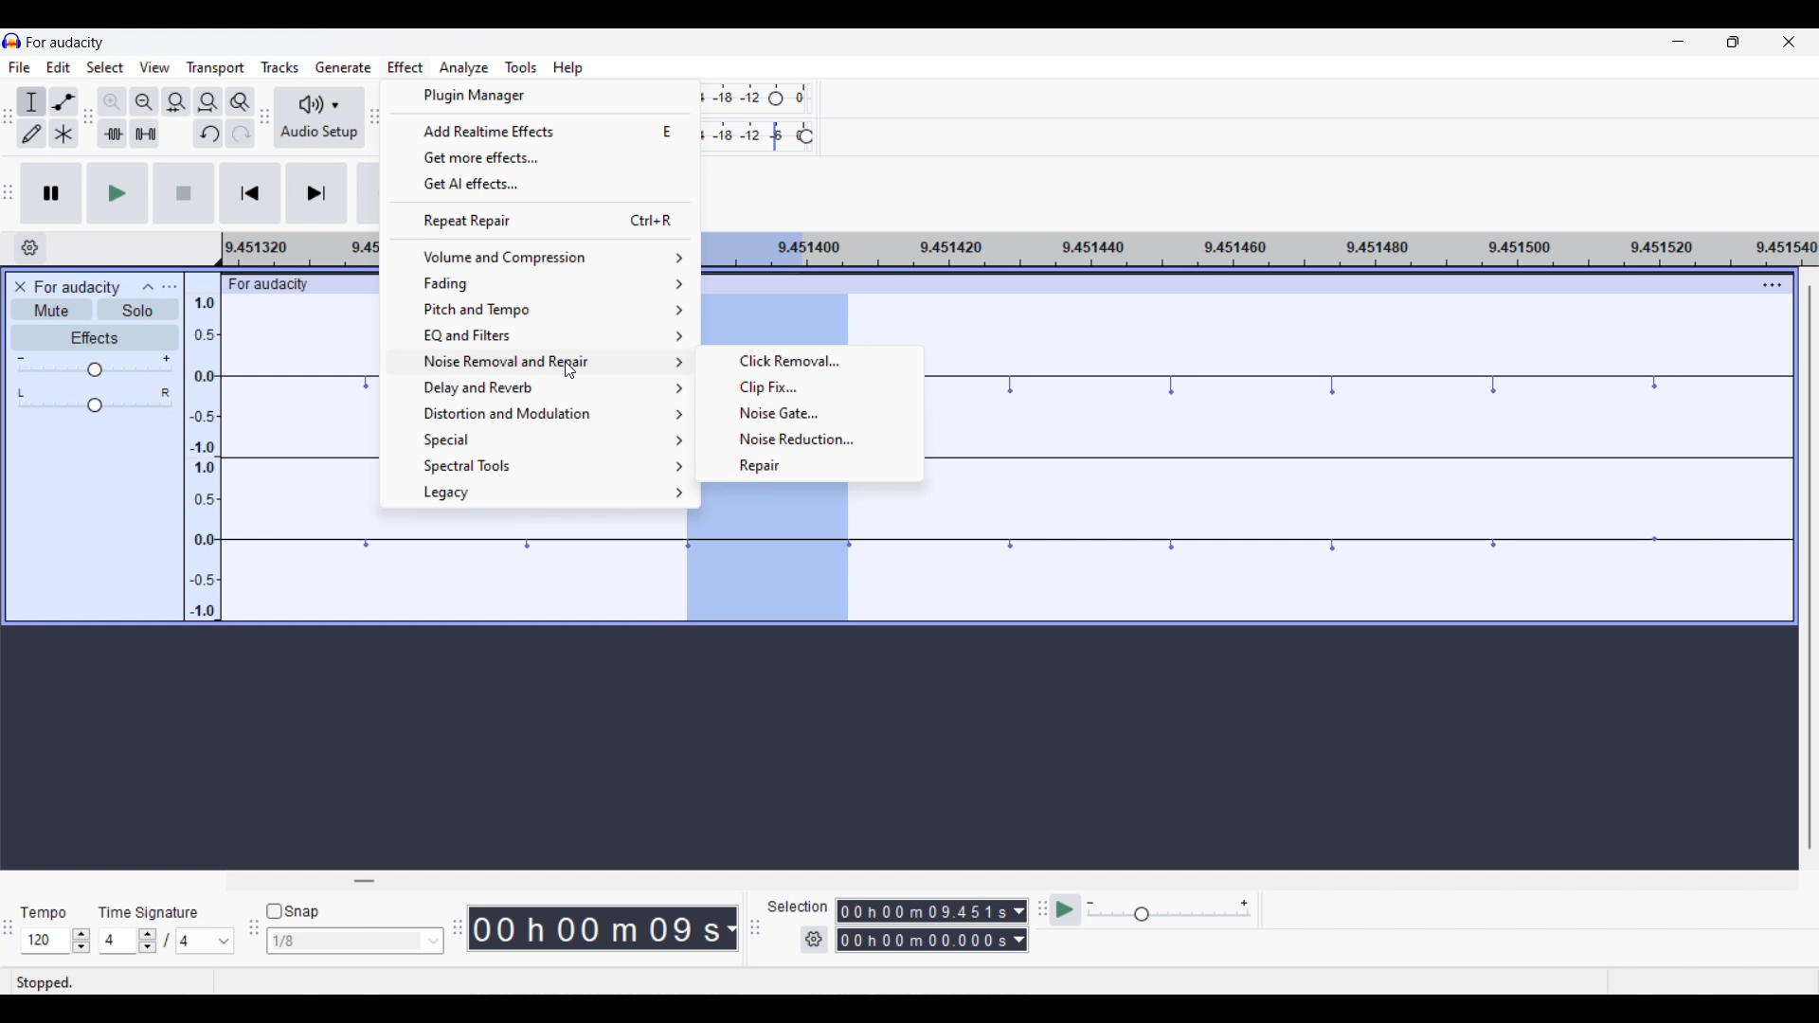 This screenshot has height=1023, width=1819. I want to click on Pause, so click(51, 193).